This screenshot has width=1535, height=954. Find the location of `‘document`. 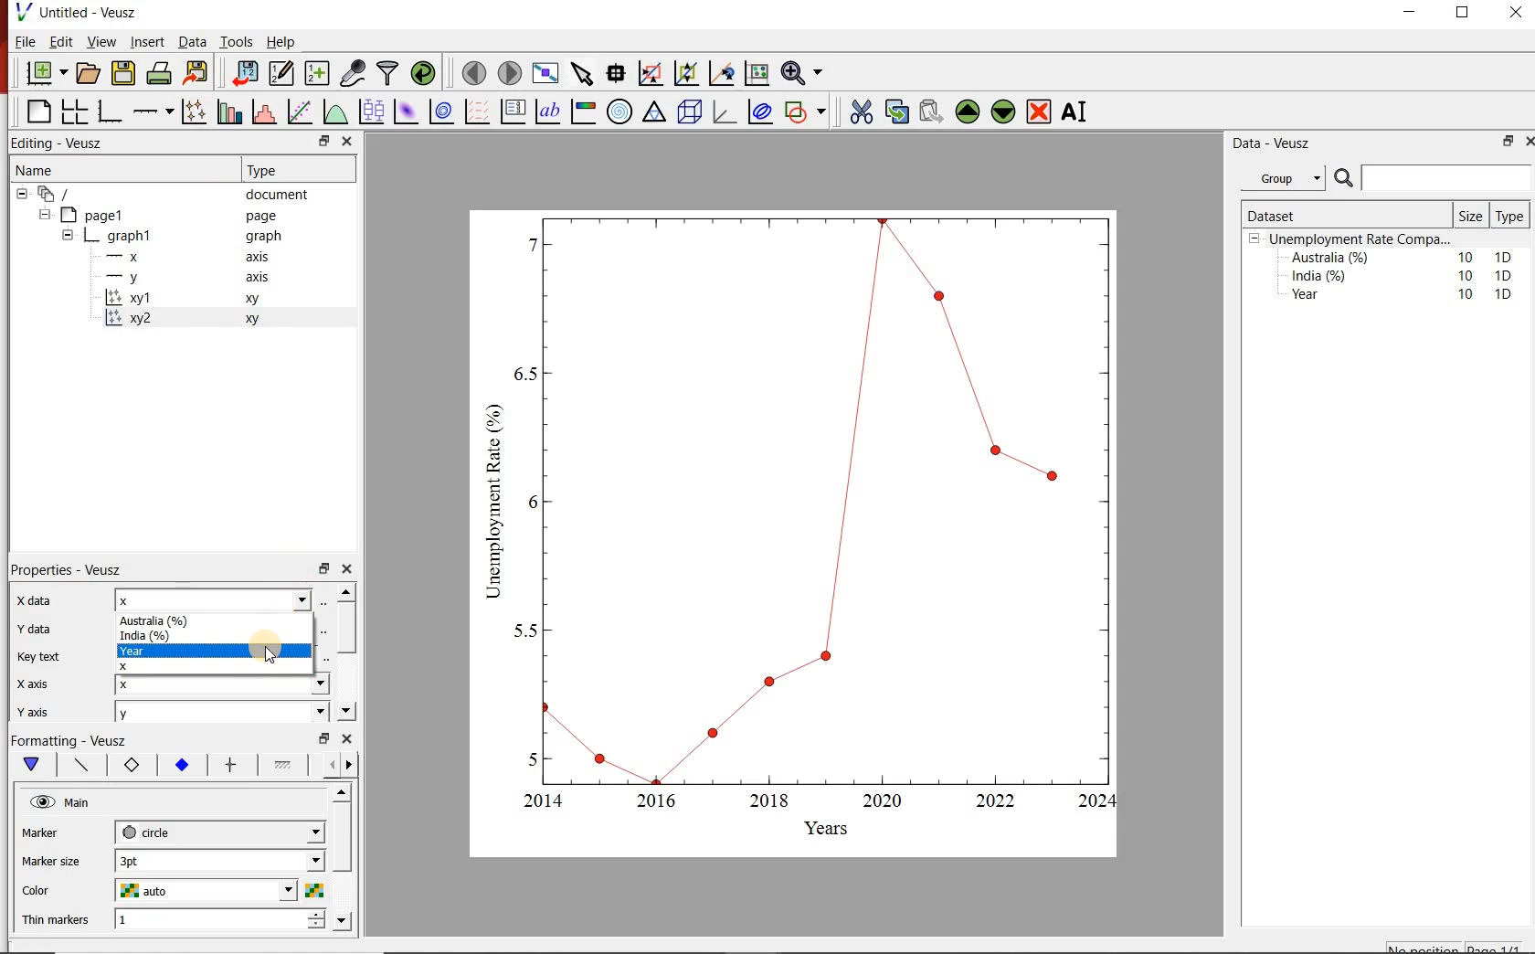

‘document is located at coordinates (171, 193).